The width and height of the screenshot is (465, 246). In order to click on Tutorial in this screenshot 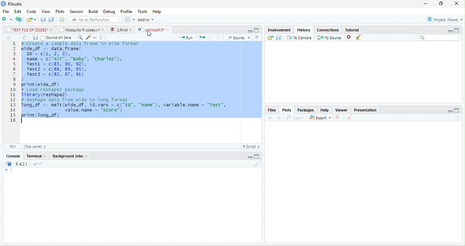, I will do `click(352, 30)`.